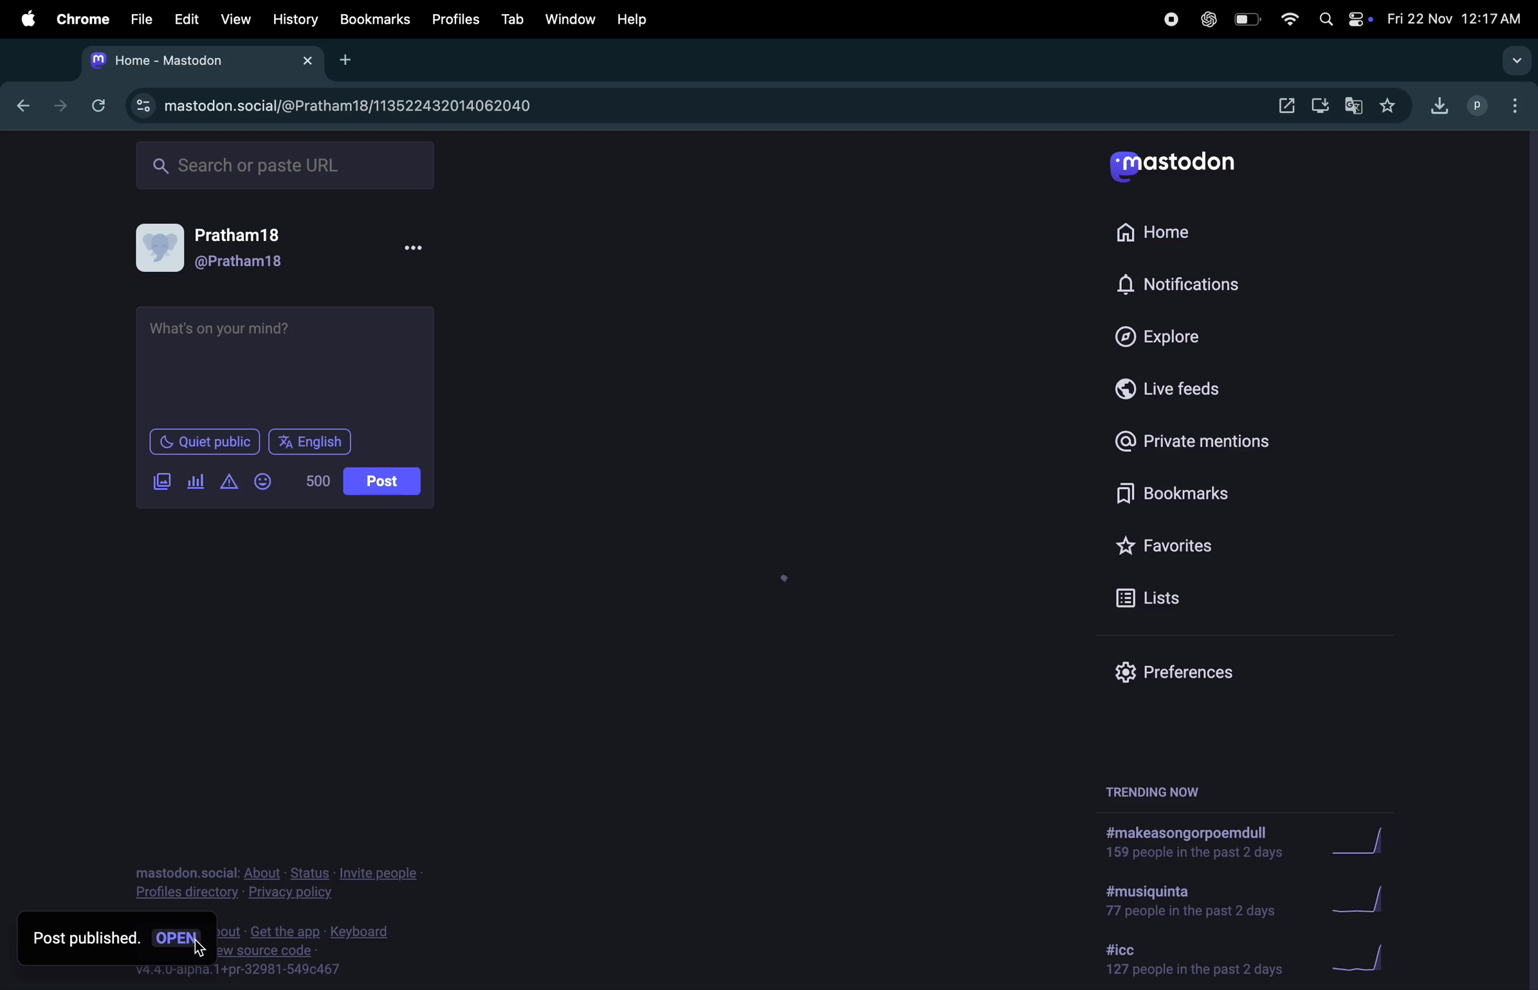 Image resolution: width=1538 pixels, height=990 pixels. What do you see at coordinates (1185, 672) in the screenshot?
I see `preference` at bounding box center [1185, 672].